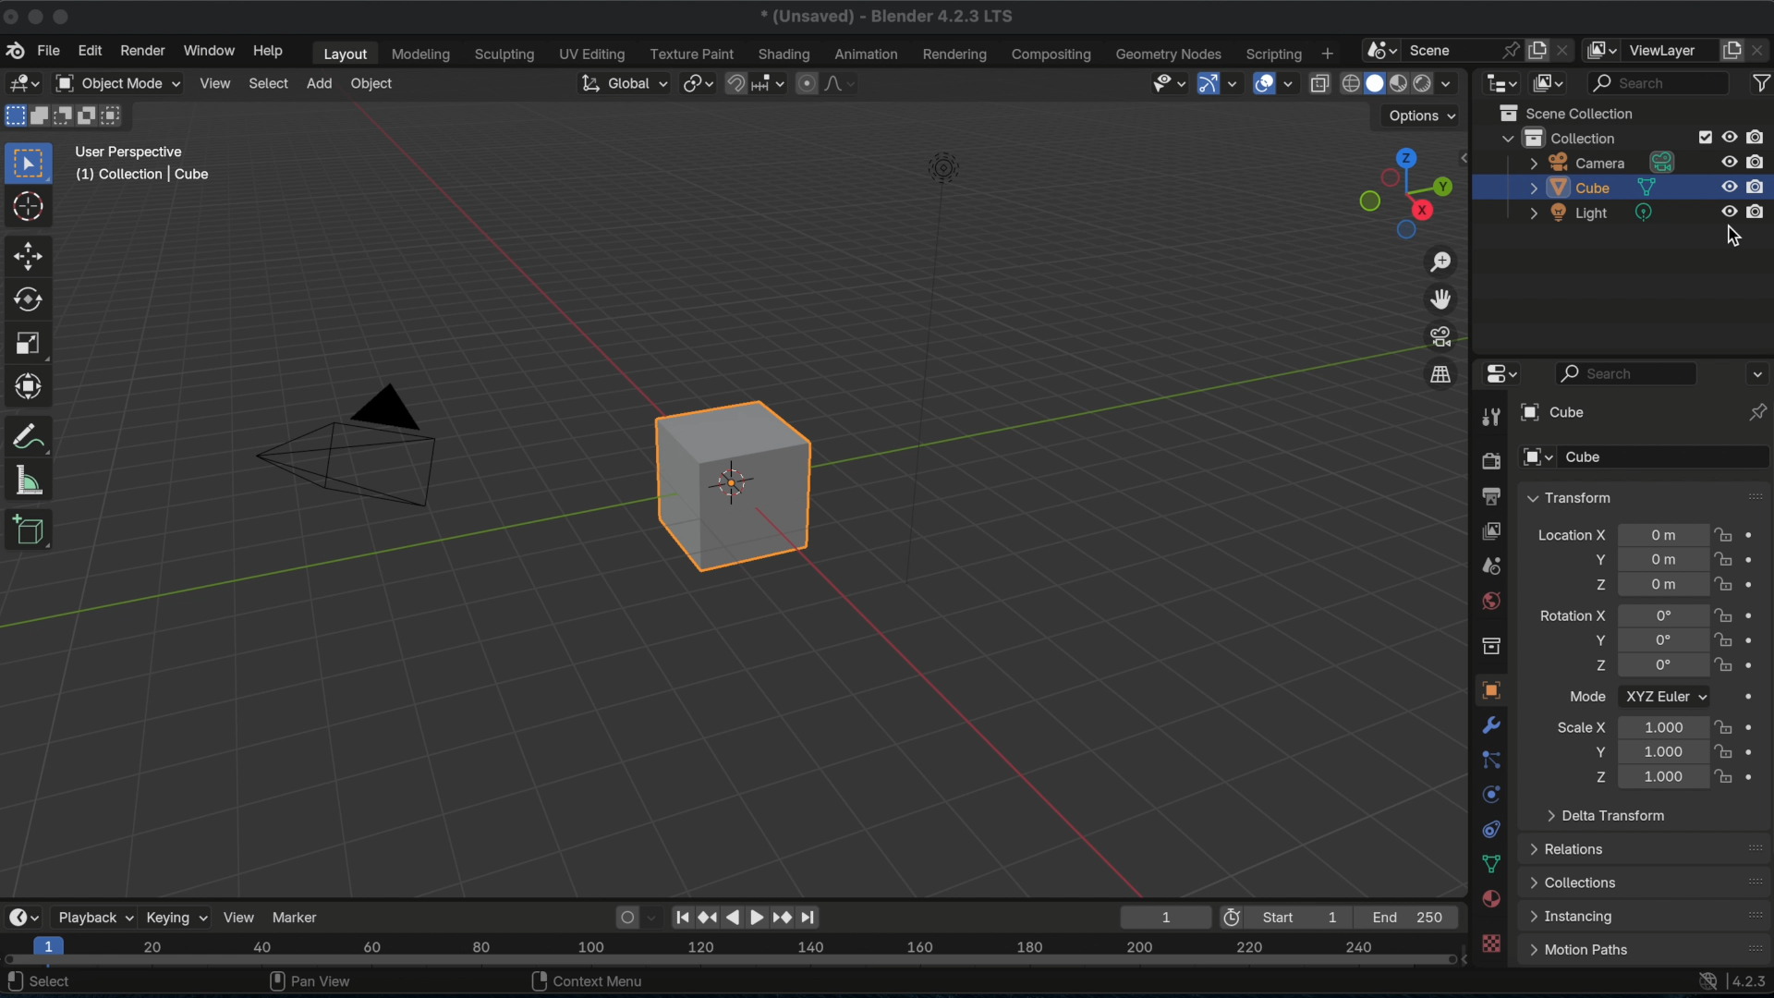 Image resolution: width=1774 pixels, height=998 pixels. I want to click on delete scene, so click(1571, 48).